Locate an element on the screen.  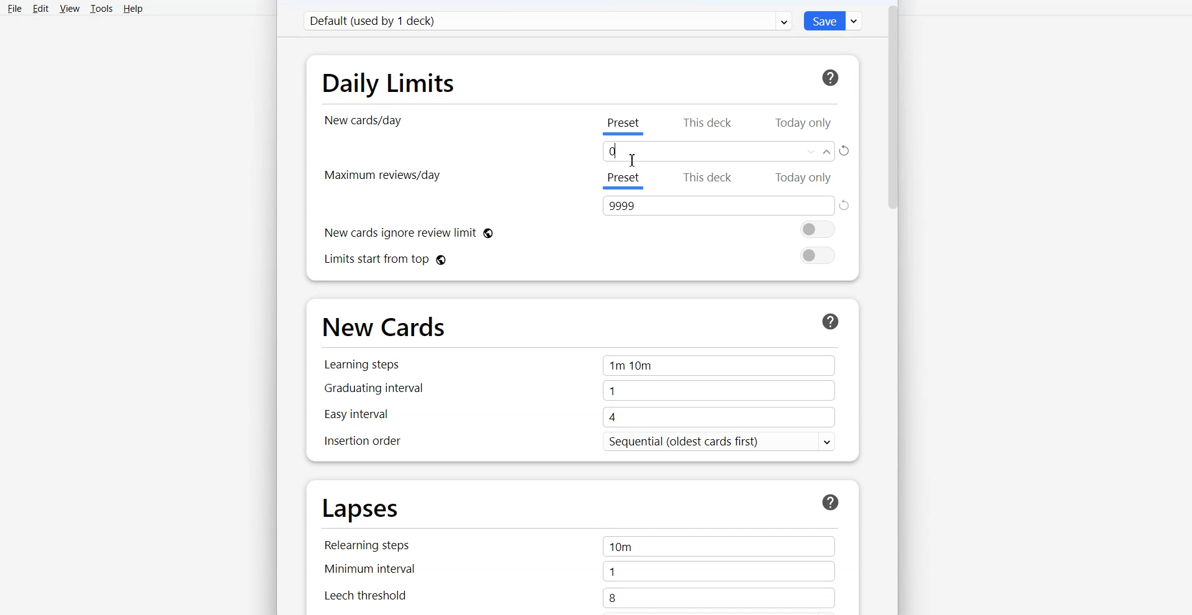
Text Cursor is located at coordinates (631, 160).